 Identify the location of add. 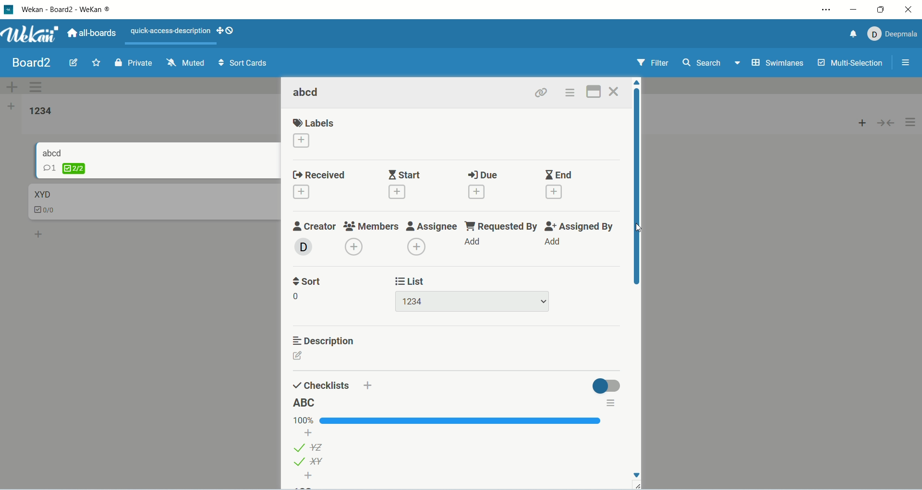
(860, 125).